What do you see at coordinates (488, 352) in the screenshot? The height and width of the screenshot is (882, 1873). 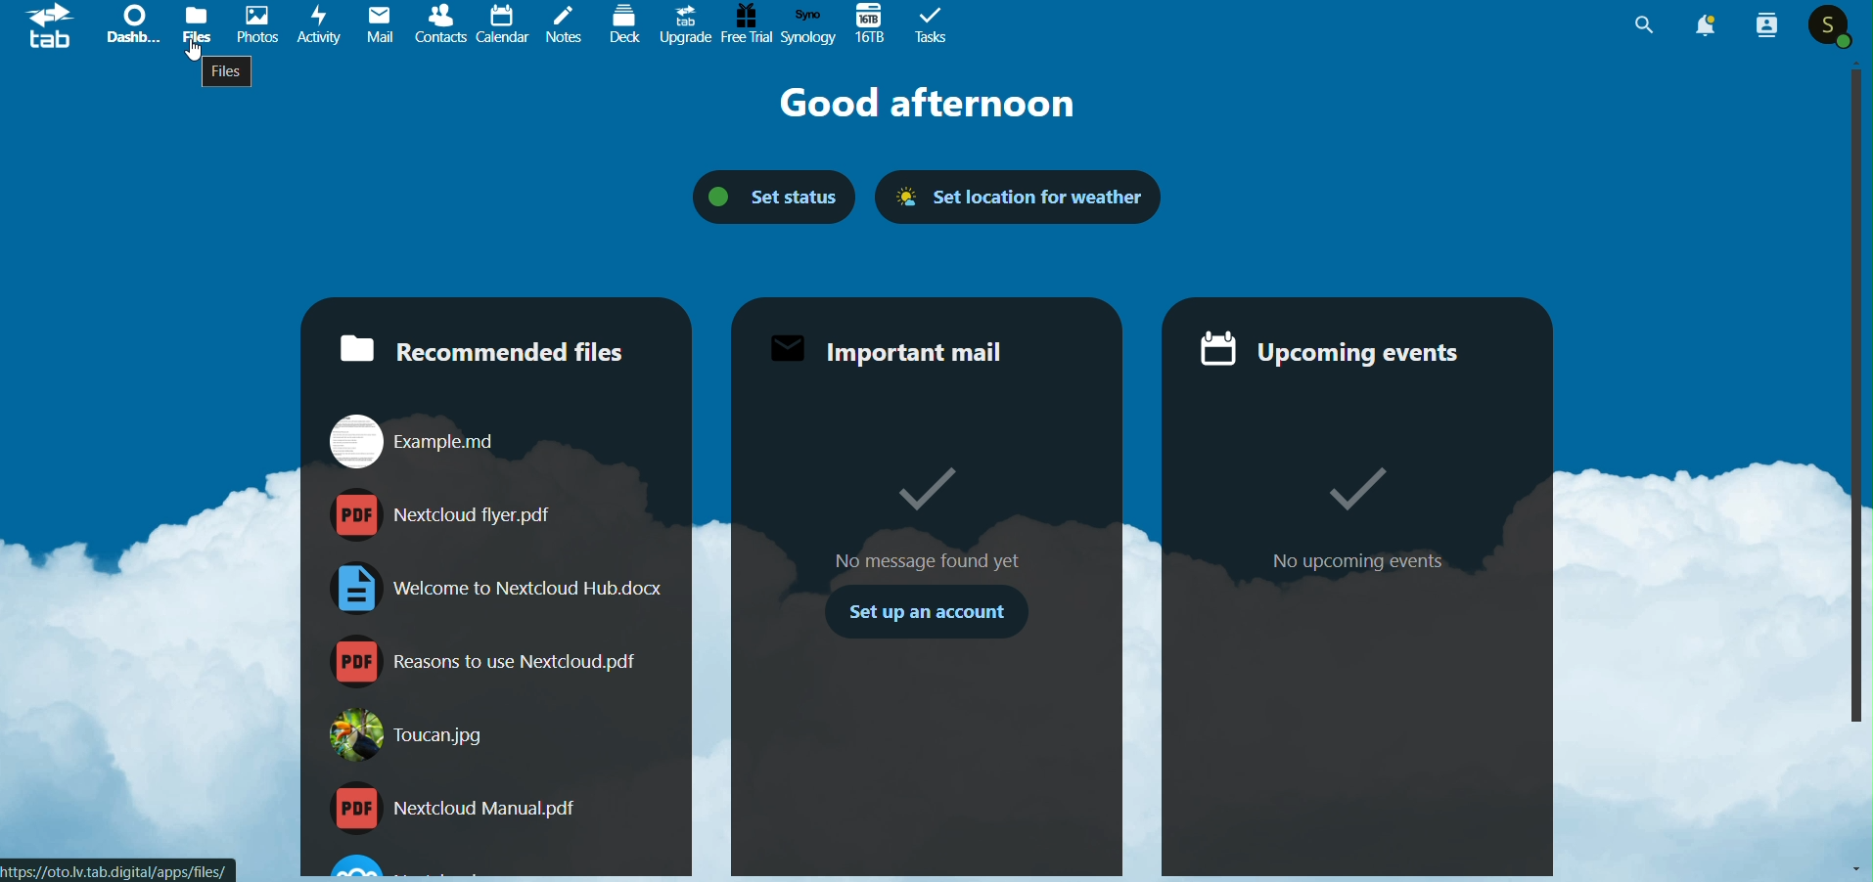 I see `Recommended File` at bounding box center [488, 352].